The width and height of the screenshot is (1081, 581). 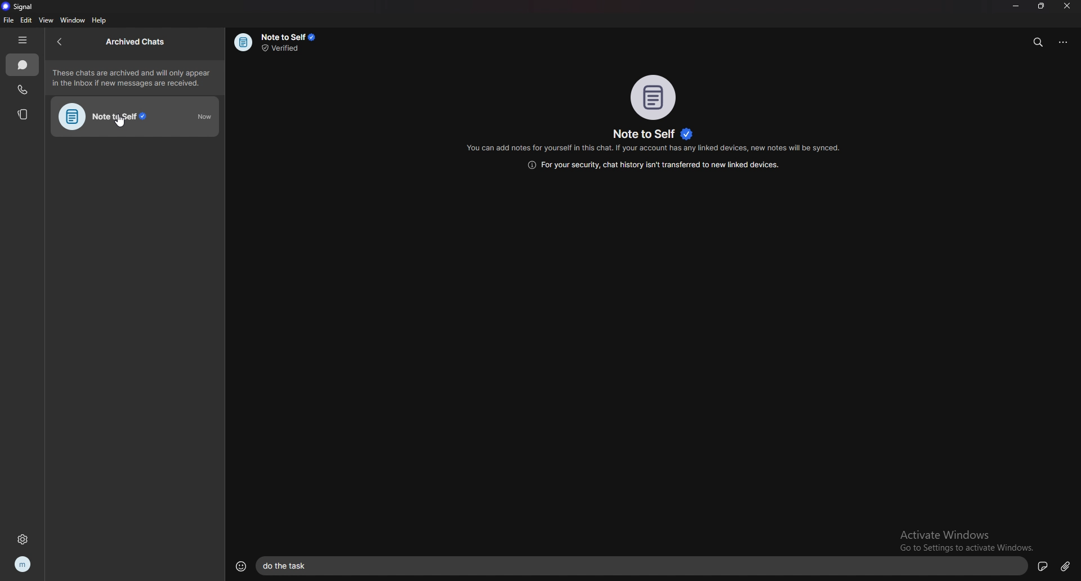 I want to click on edit, so click(x=26, y=21).